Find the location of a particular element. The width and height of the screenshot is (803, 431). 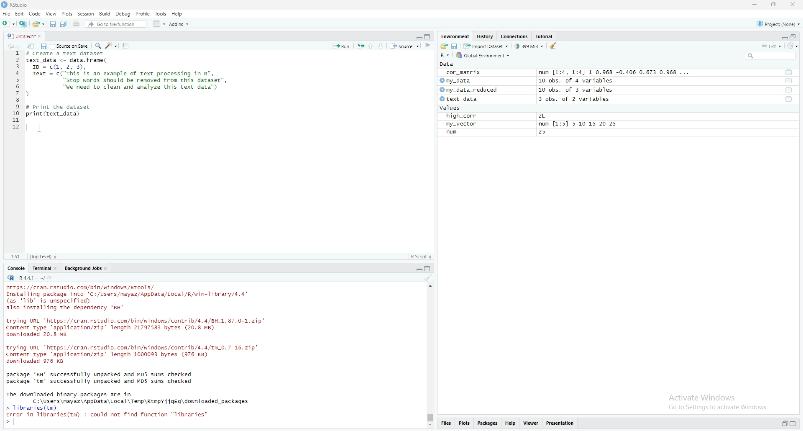

expand is located at coordinates (418, 270).